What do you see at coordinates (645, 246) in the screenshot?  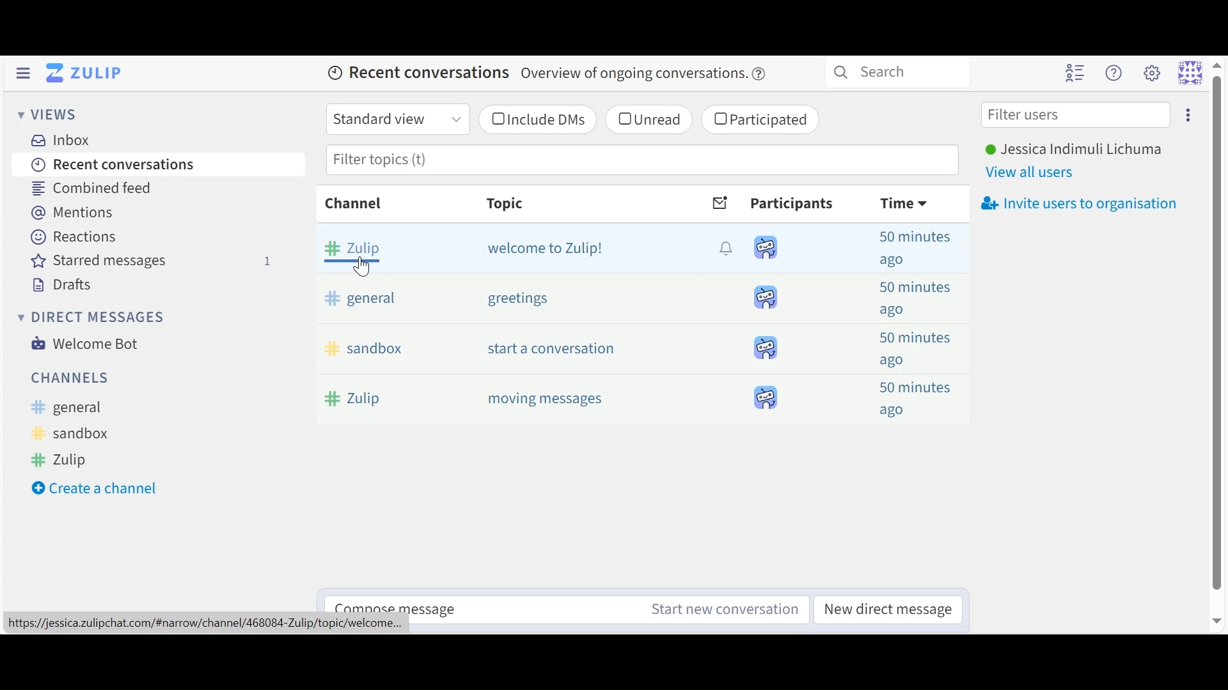 I see `messages` at bounding box center [645, 246].